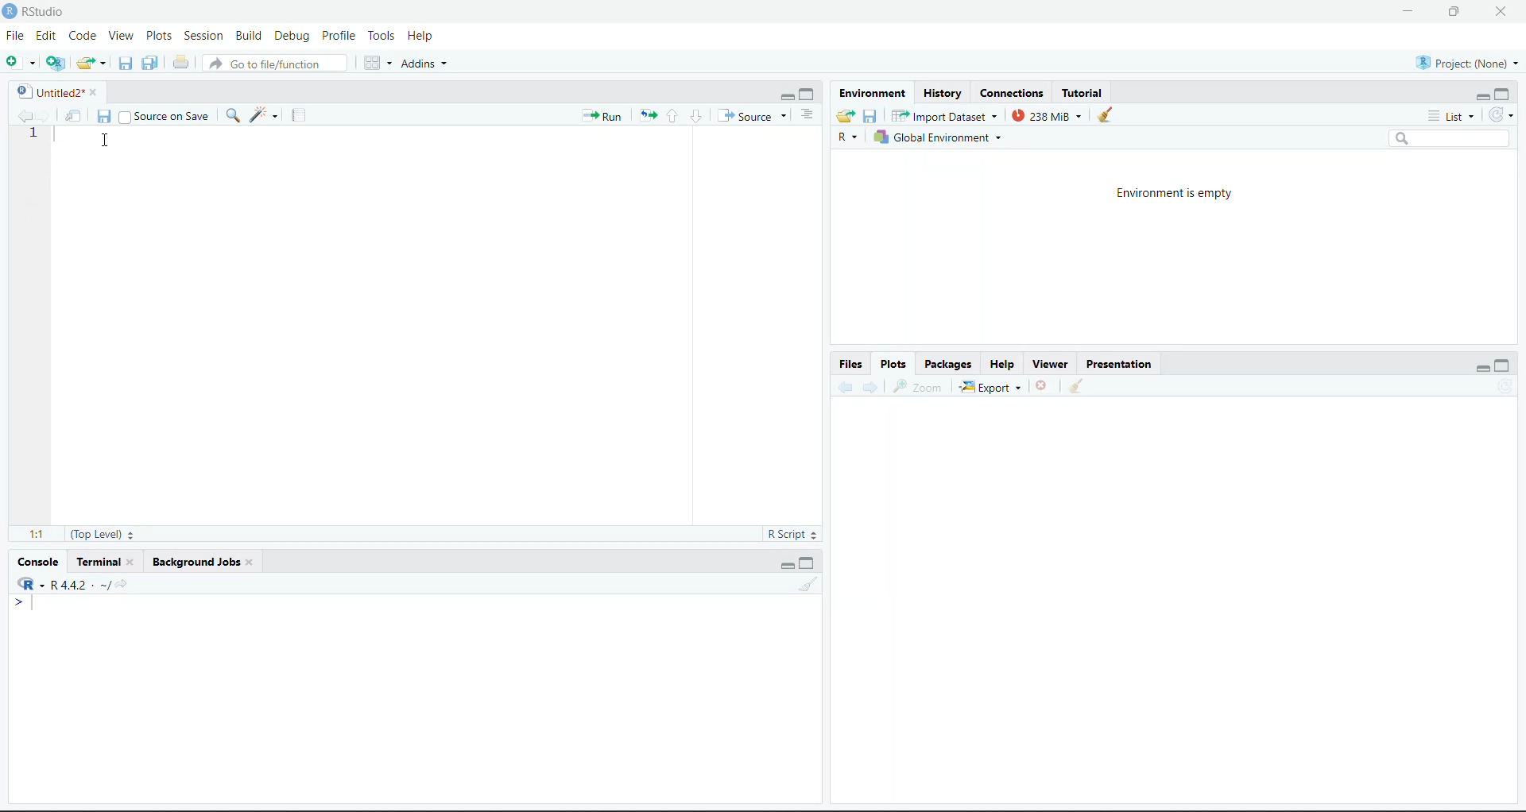 This screenshot has width=1526, height=812. I want to click on search file, so click(273, 64).